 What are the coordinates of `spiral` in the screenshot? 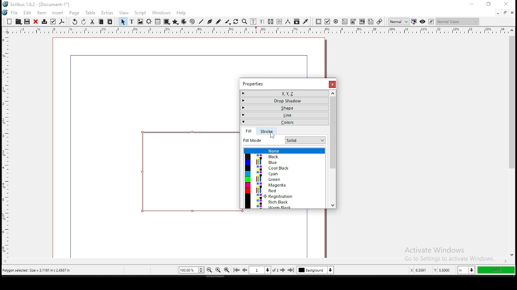 It's located at (192, 22).